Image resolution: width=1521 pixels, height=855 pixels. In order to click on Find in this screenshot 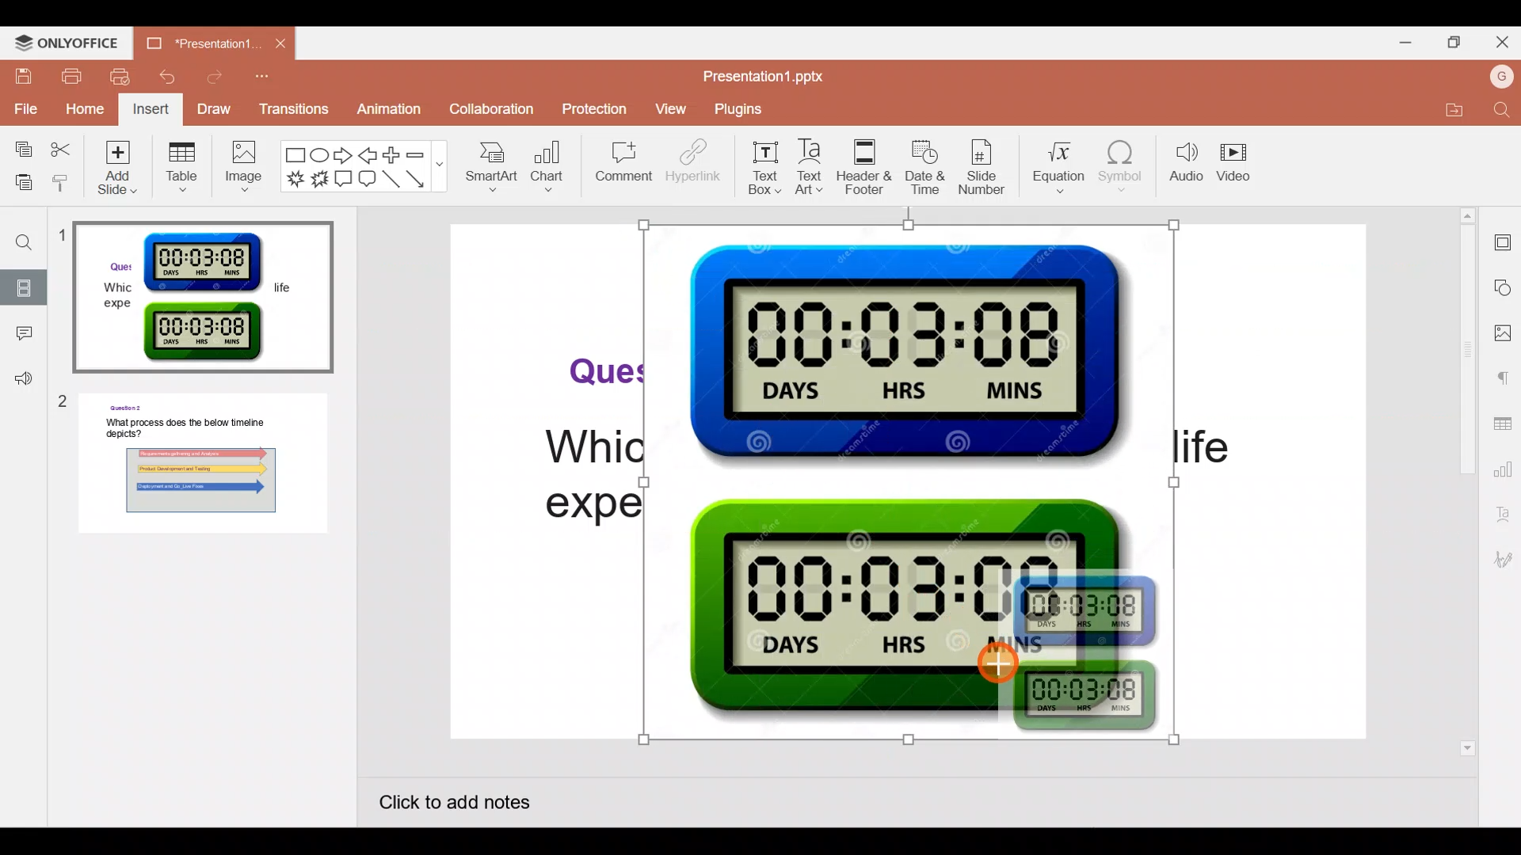, I will do `click(1499, 112)`.